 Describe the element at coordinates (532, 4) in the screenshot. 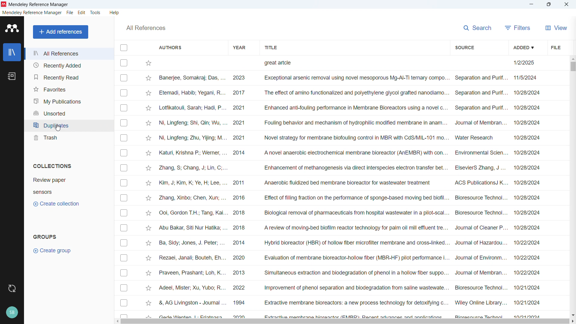

I see `minimise ` at that location.